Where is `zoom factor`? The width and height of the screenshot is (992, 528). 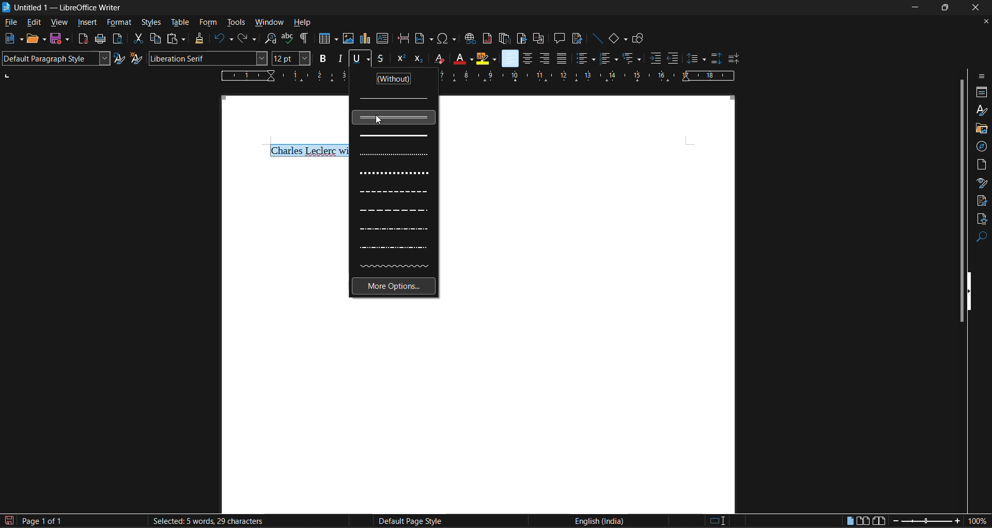 zoom factor is located at coordinates (979, 520).